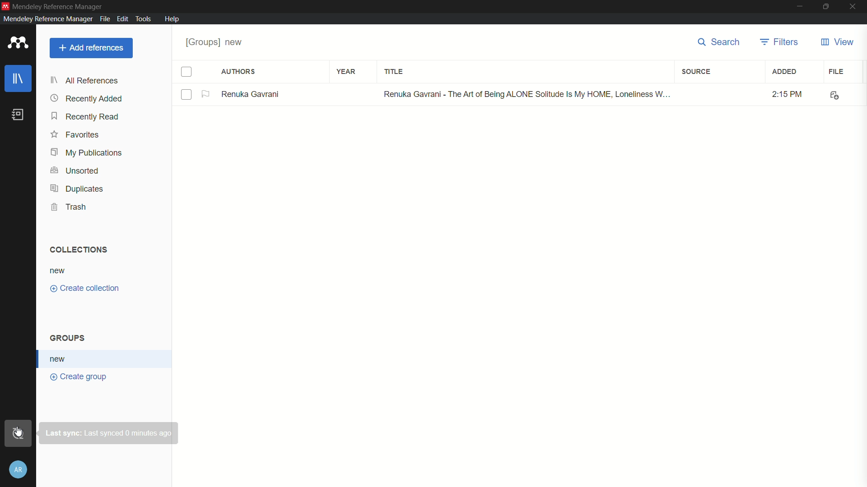  Describe the element at coordinates (77, 188) in the screenshot. I see `duplicates` at that location.